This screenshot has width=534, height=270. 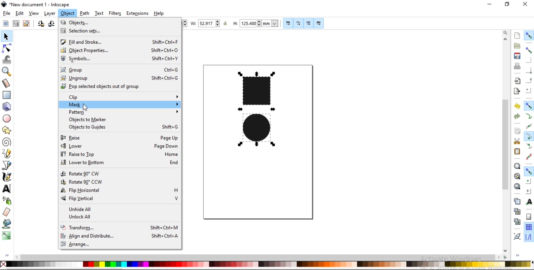 I want to click on create stars and polygons, so click(x=8, y=130).